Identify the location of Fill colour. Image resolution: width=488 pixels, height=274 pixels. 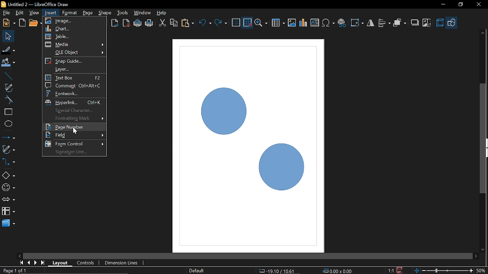
(8, 63).